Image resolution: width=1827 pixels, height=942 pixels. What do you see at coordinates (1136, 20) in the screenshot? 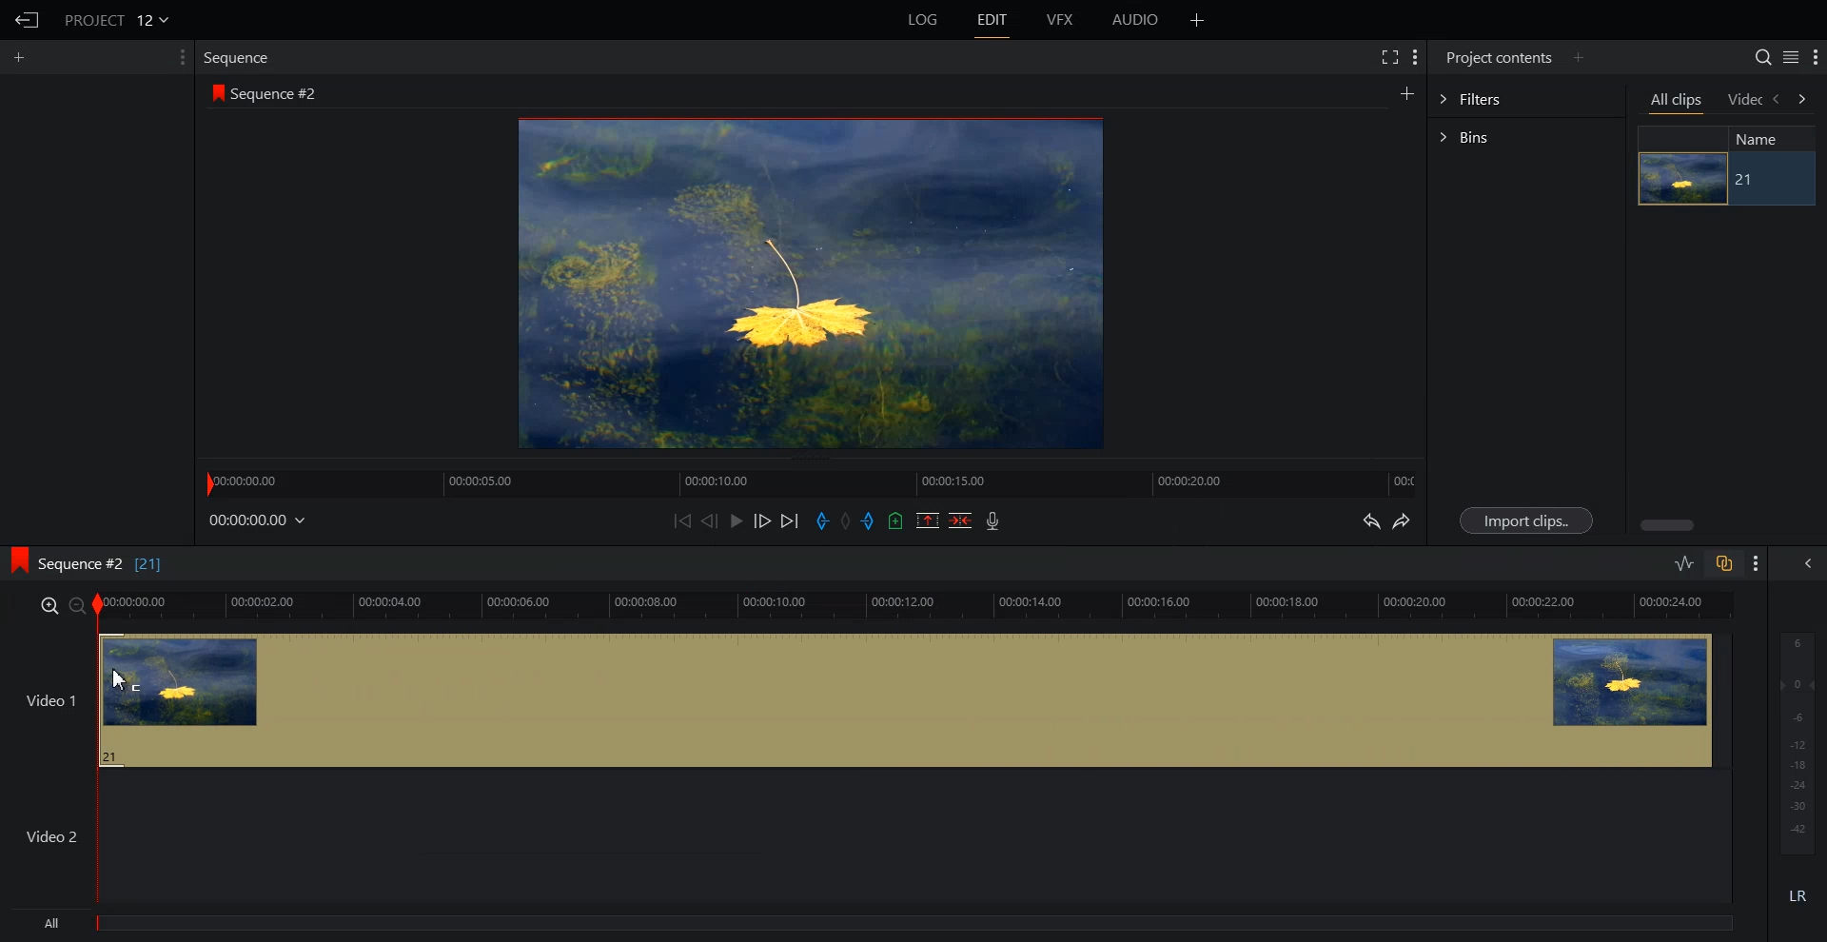
I see `AUDIO` at bounding box center [1136, 20].